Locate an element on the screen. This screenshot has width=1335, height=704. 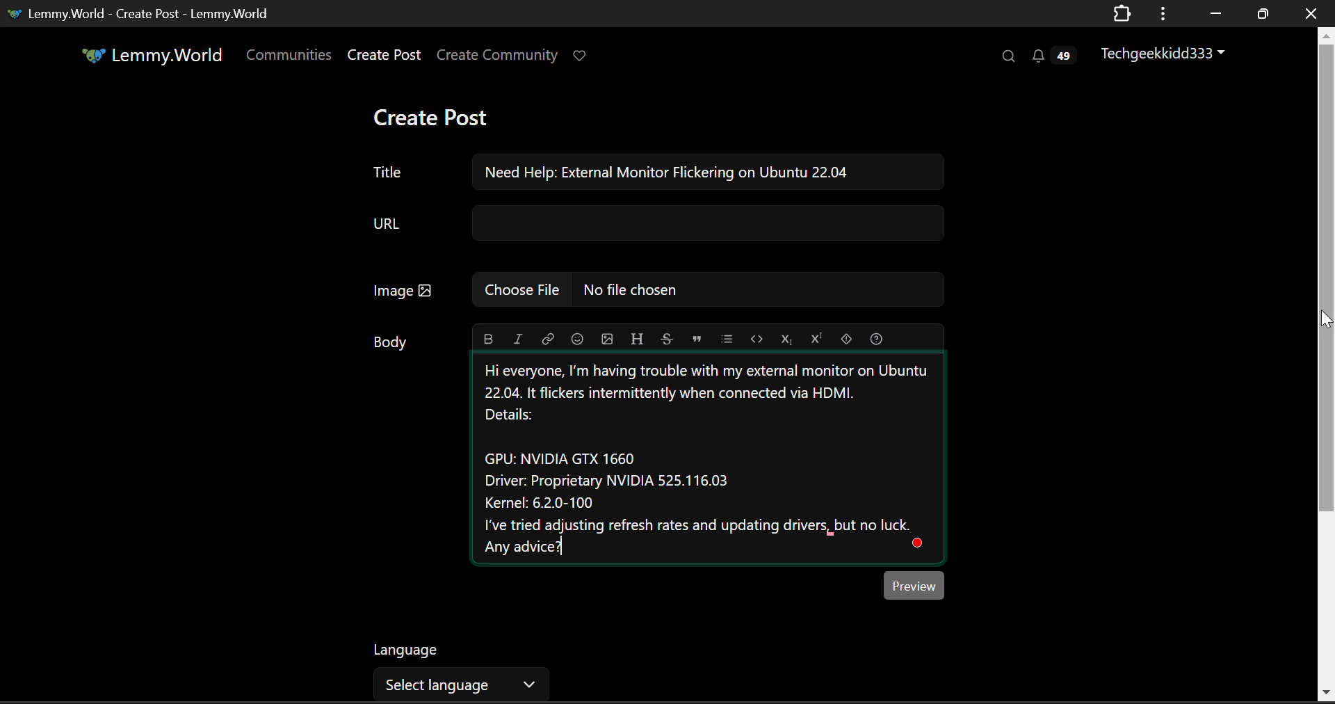
MOUSE_DOWN Cursor Position is located at coordinates (1324, 317).